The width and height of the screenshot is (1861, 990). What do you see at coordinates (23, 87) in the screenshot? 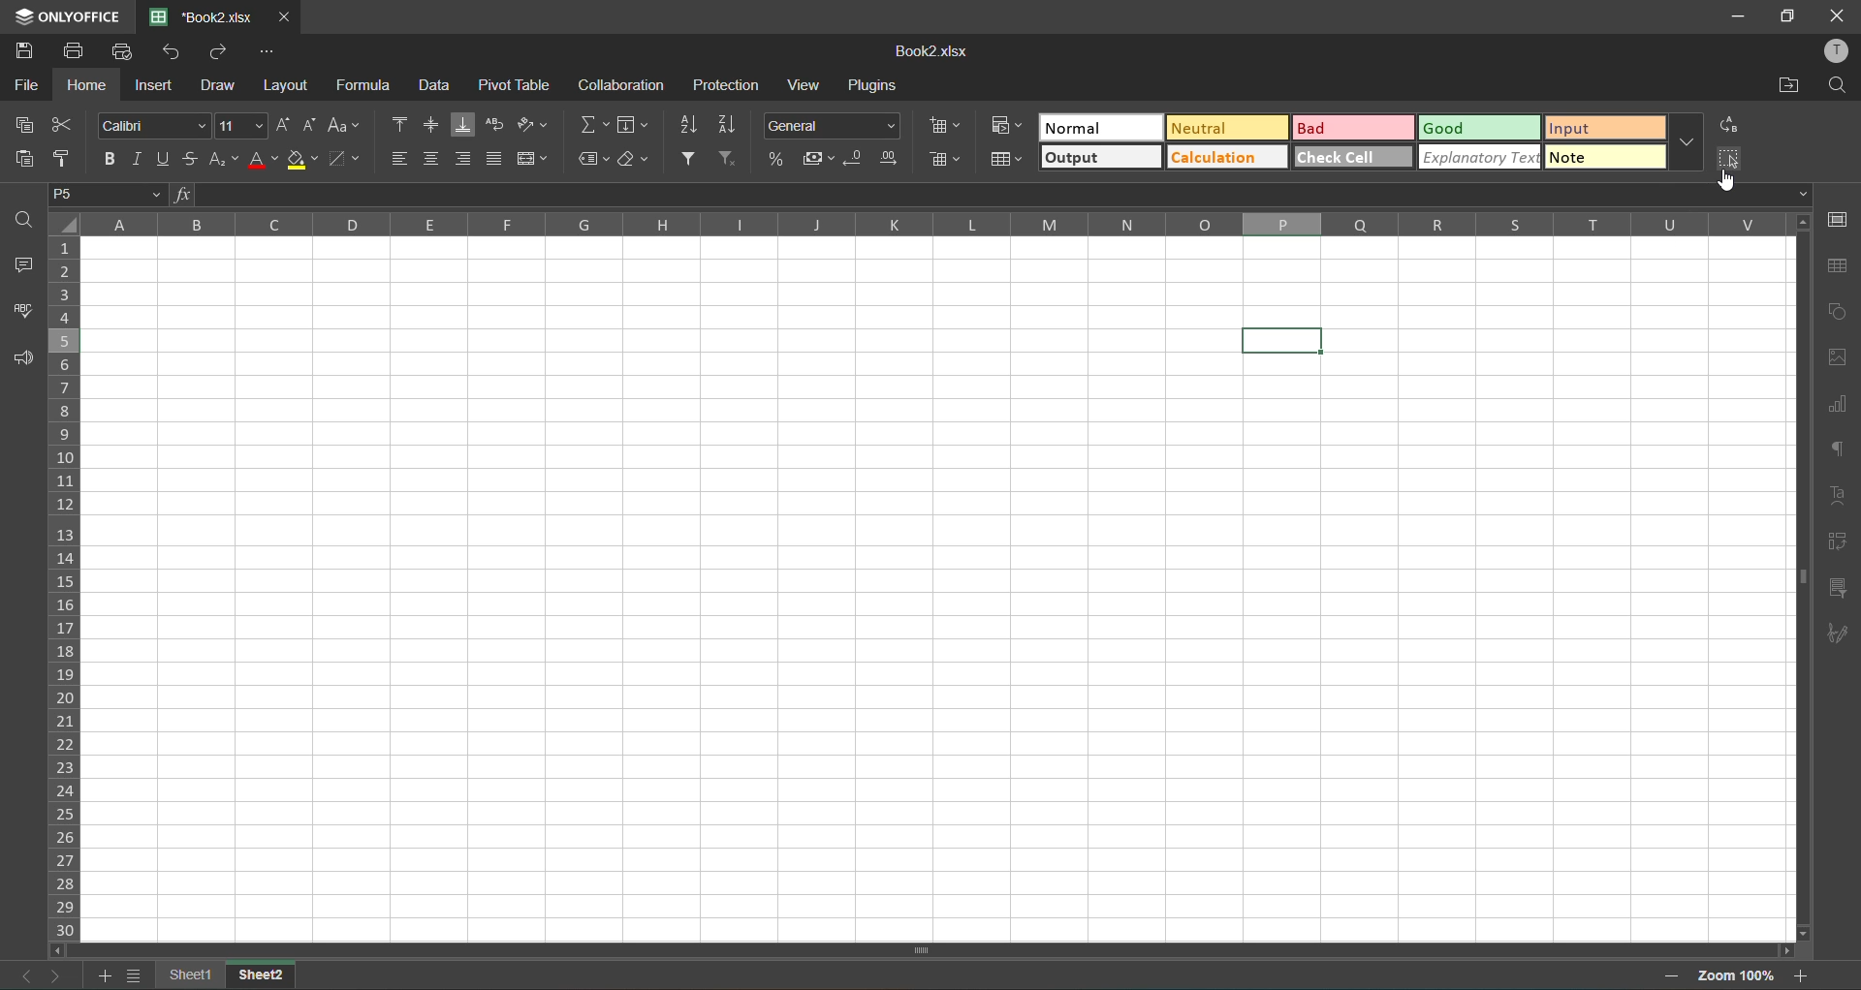
I see `file` at bounding box center [23, 87].